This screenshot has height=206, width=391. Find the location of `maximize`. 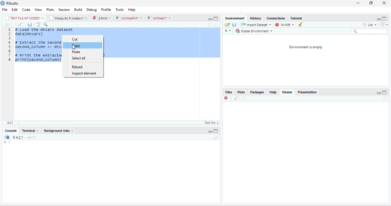

maximize is located at coordinates (211, 18).